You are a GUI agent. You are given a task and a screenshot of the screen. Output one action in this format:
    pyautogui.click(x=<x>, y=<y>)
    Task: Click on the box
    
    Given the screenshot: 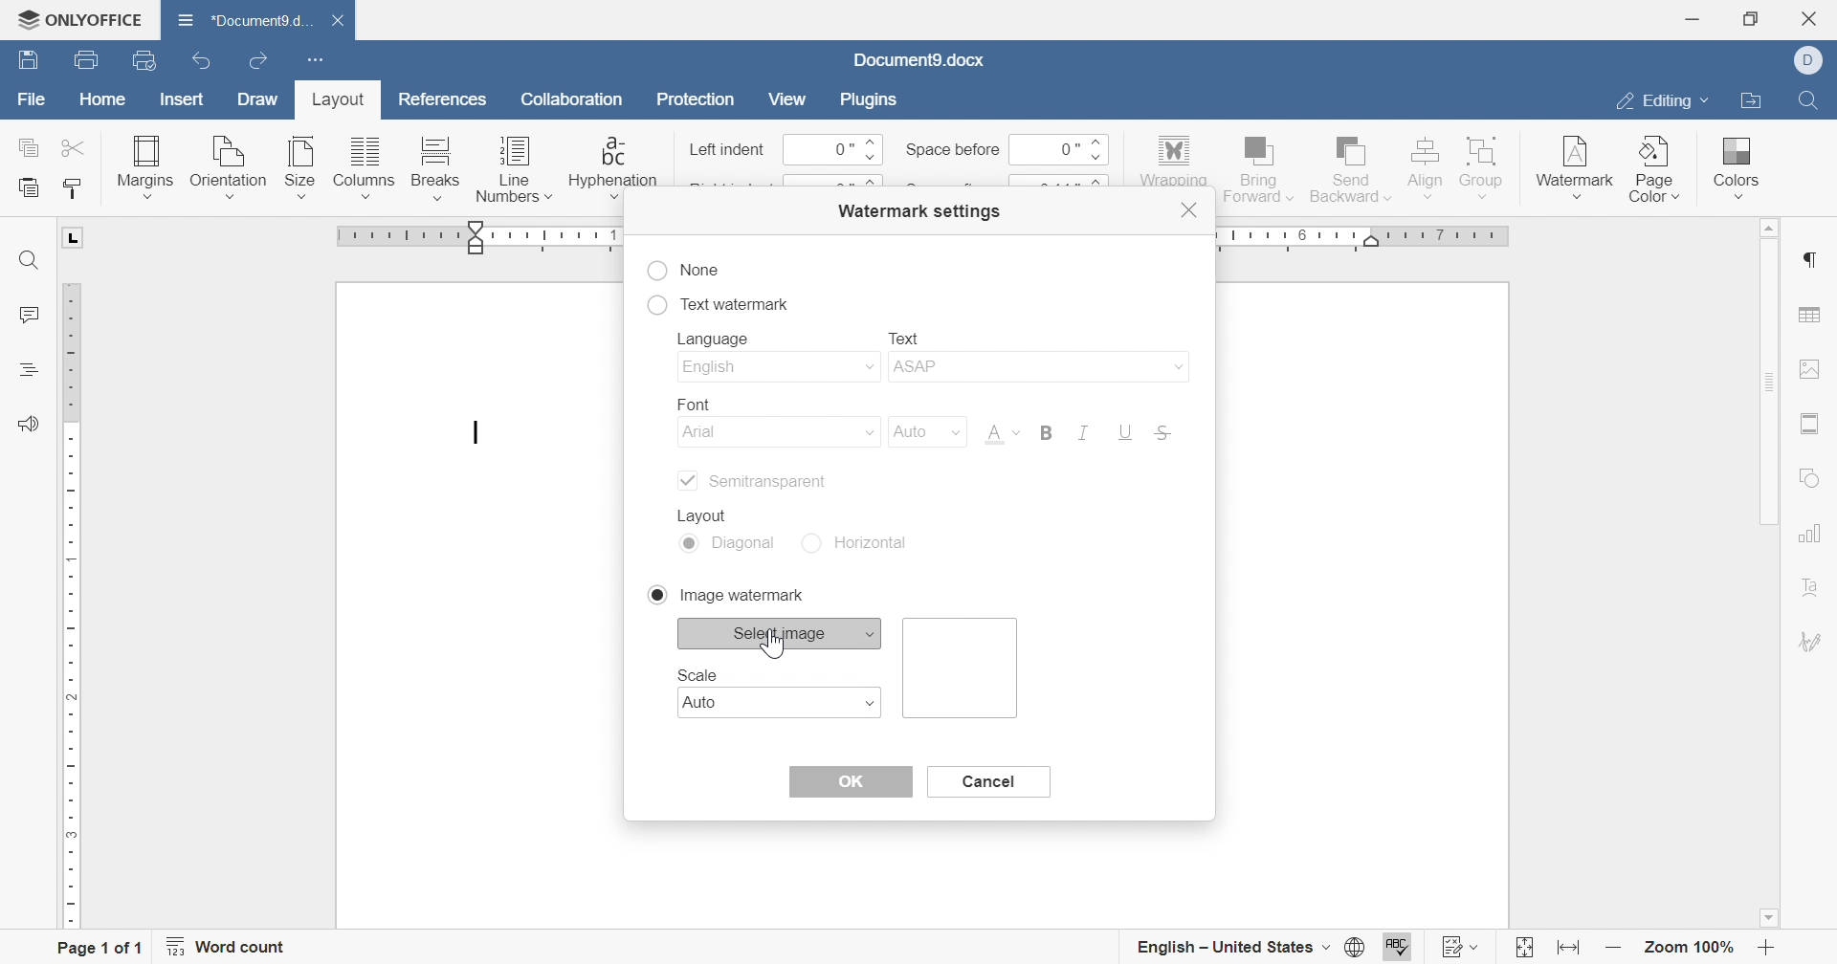 What is the action you would take?
    pyautogui.click(x=963, y=668)
    